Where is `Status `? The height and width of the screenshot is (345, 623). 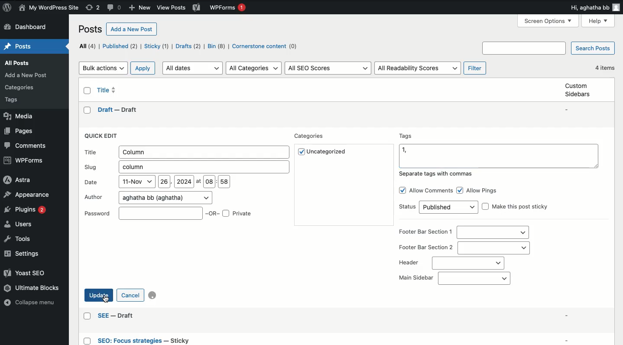 Status  is located at coordinates (438, 208).